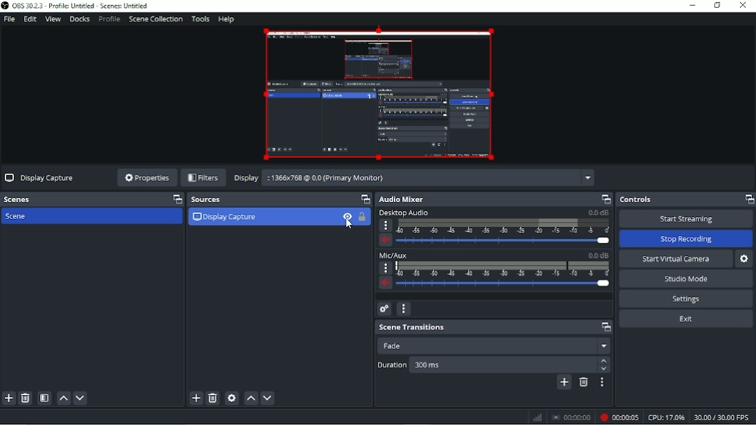 The height and width of the screenshot is (425, 756). What do you see at coordinates (26, 399) in the screenshot?
I see `Remove selected scene` at bounding box center [26, 399].